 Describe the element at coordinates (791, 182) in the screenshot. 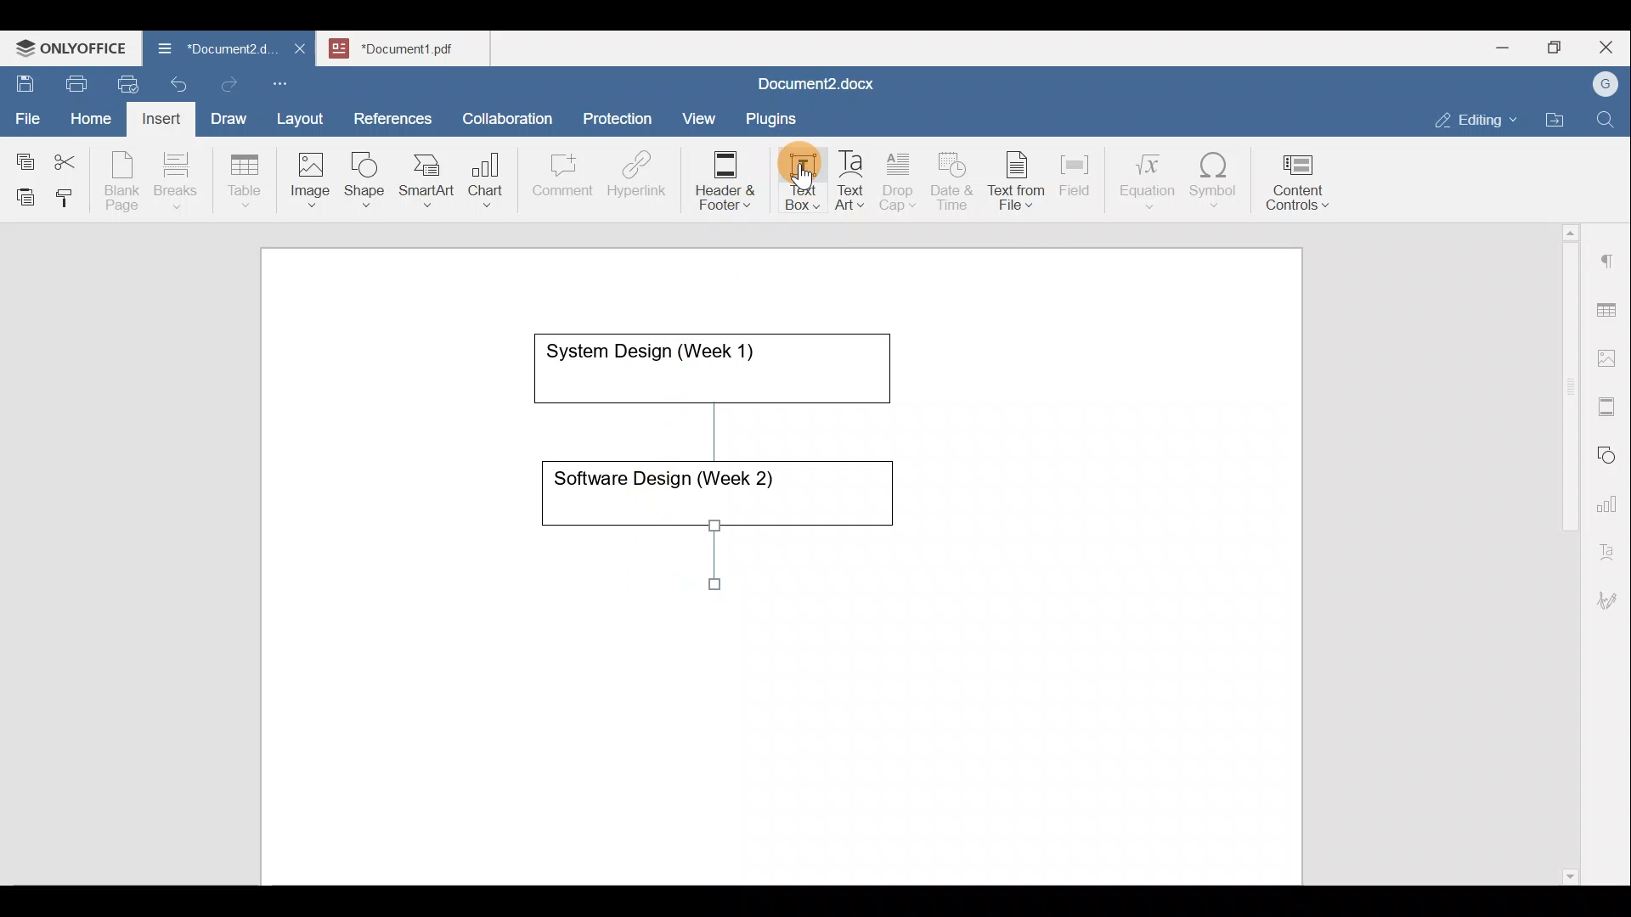

I see `Text box` at that location.